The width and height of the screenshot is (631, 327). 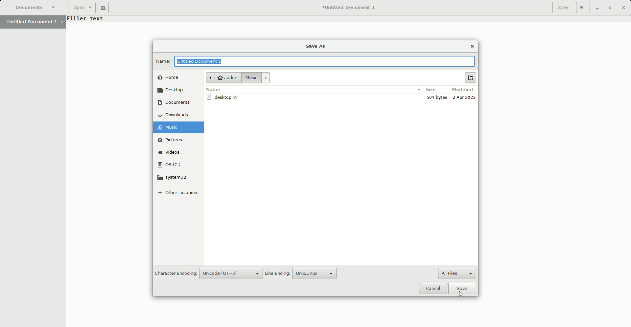 I want to click on cursor, so click(x=463, y=295).